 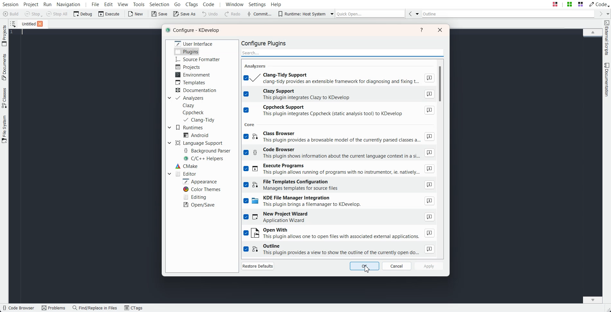 What do you see at coordinates (429, 185) in the screenshot?
I see `About` at bounding box center [429, 185].